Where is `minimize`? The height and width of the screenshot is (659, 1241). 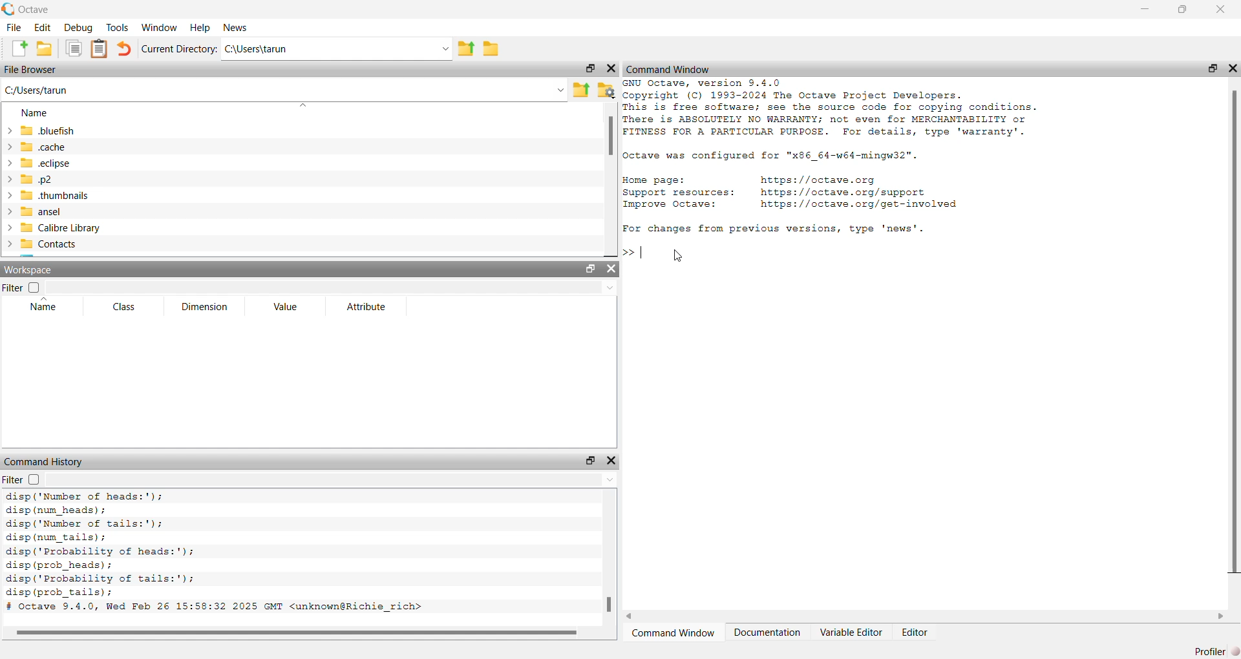 minimize is located at coordinates (1145, 9).